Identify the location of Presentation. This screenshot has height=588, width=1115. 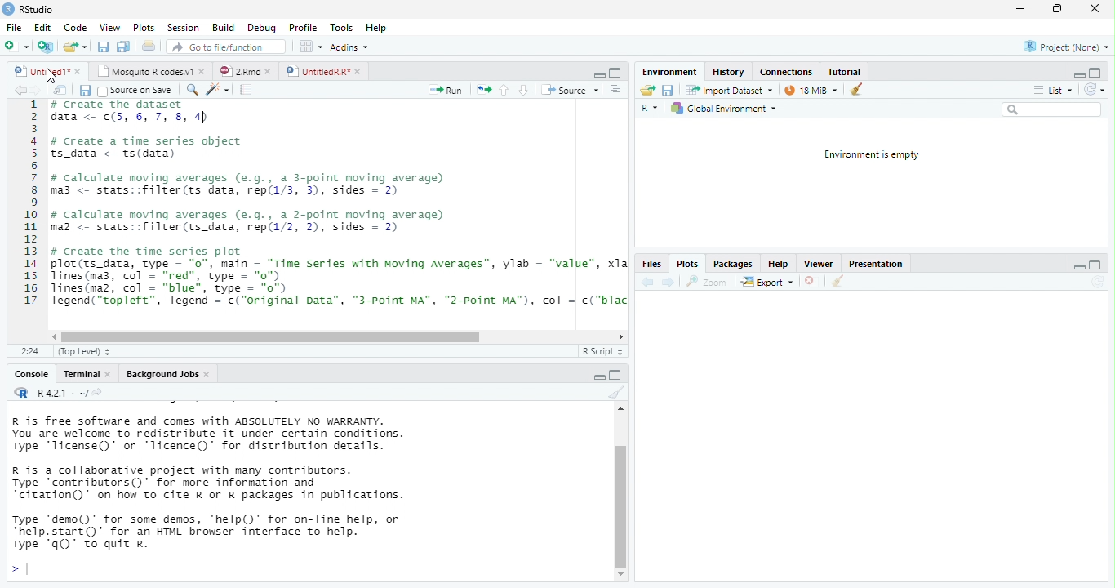
(874, 265).